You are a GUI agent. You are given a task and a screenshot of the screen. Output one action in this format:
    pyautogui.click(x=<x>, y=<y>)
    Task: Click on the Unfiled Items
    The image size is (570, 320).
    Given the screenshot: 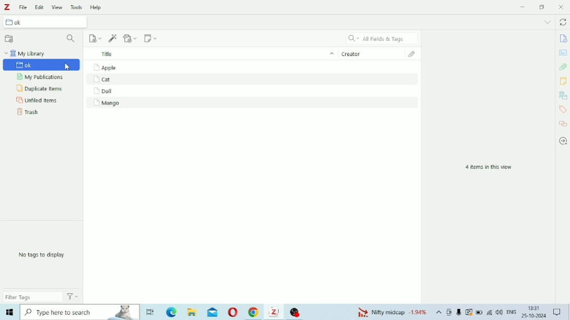 What is the action you would take?
    pyautogui.click(x=38, y=101)
    